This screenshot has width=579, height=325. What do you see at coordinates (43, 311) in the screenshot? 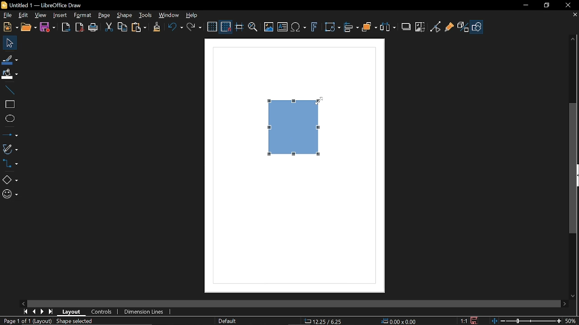
I see `next page` at bounding box center [43, 311].